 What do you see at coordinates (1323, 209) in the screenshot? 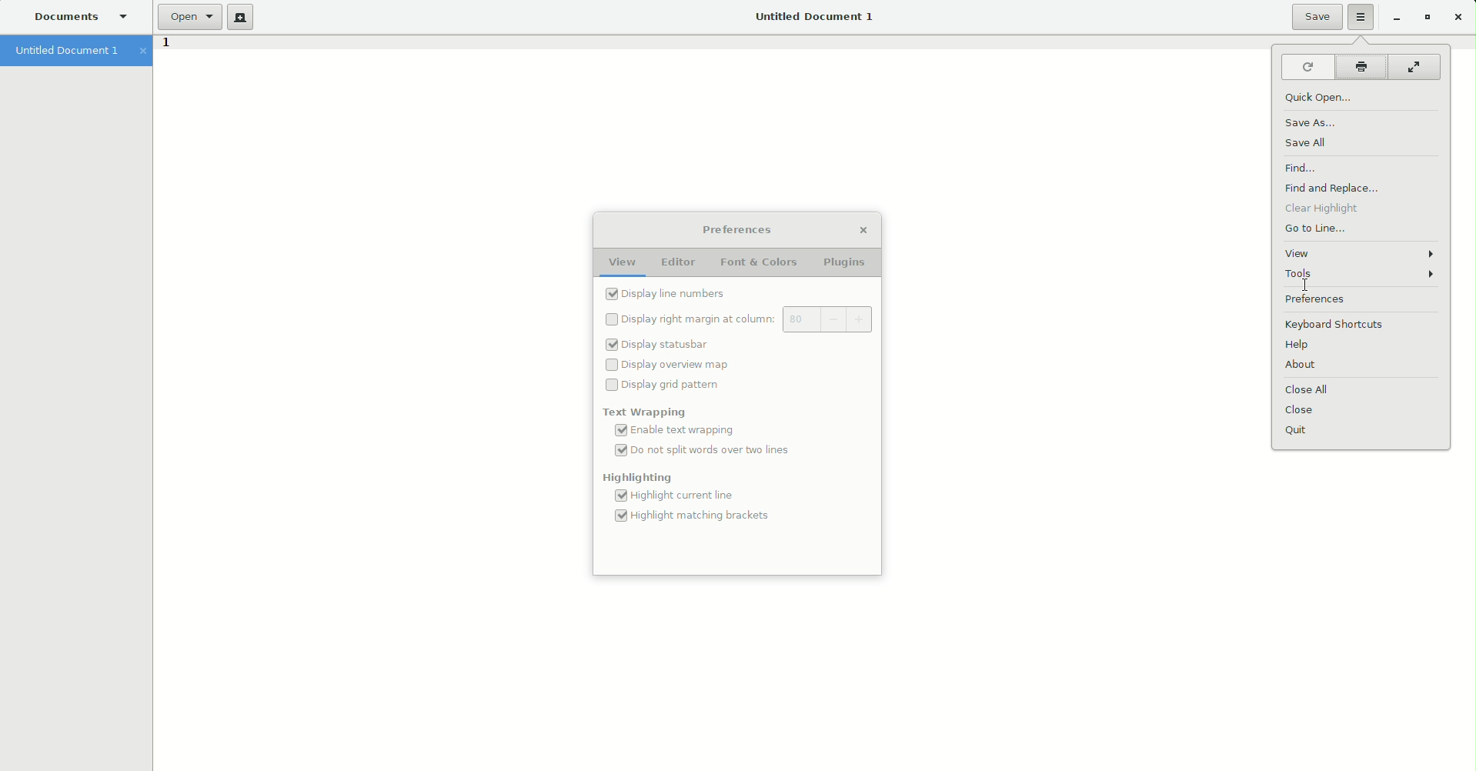
I see `Clear highlight` at bounding box center [1323, 209].